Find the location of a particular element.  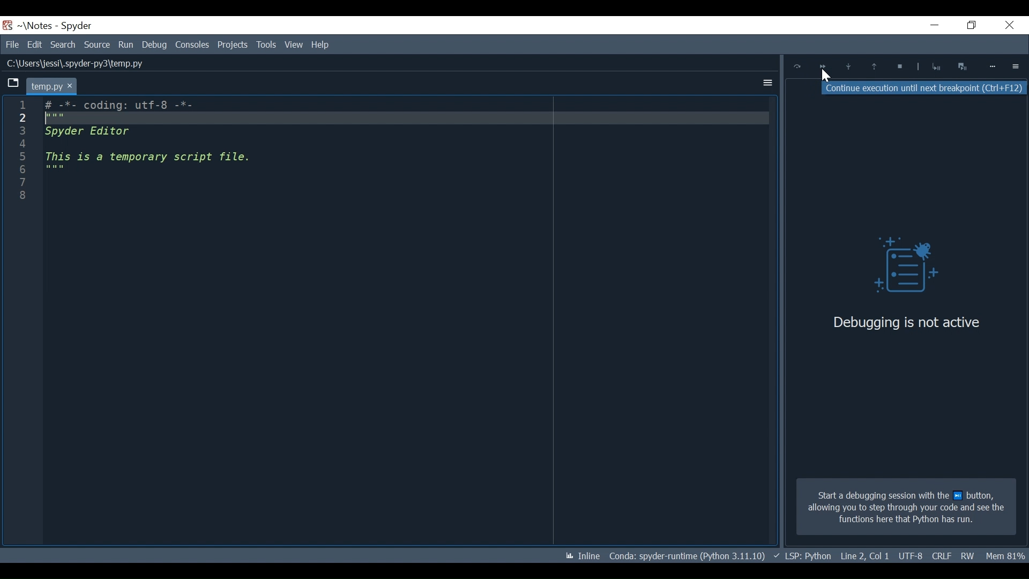

Stop Debugging is located at coordinates (898, 68).